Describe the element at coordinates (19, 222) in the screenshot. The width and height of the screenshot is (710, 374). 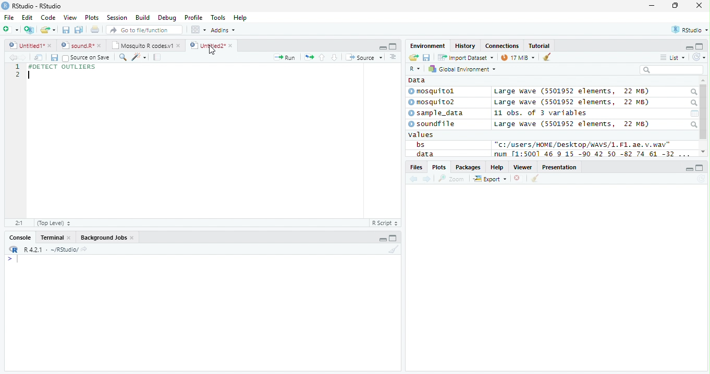
I see `2:1` at that location.